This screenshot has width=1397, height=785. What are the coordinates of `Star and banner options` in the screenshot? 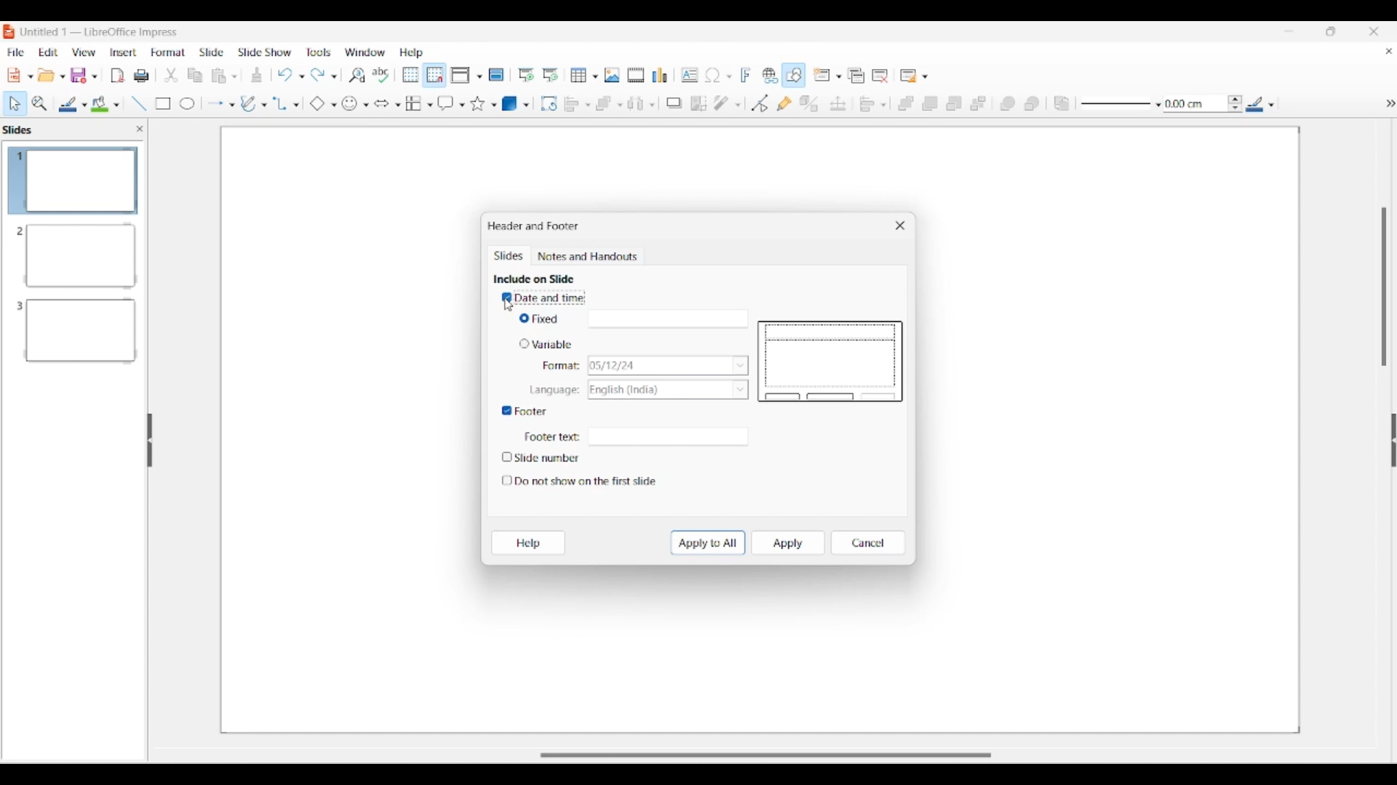 It's located at (484, 104).